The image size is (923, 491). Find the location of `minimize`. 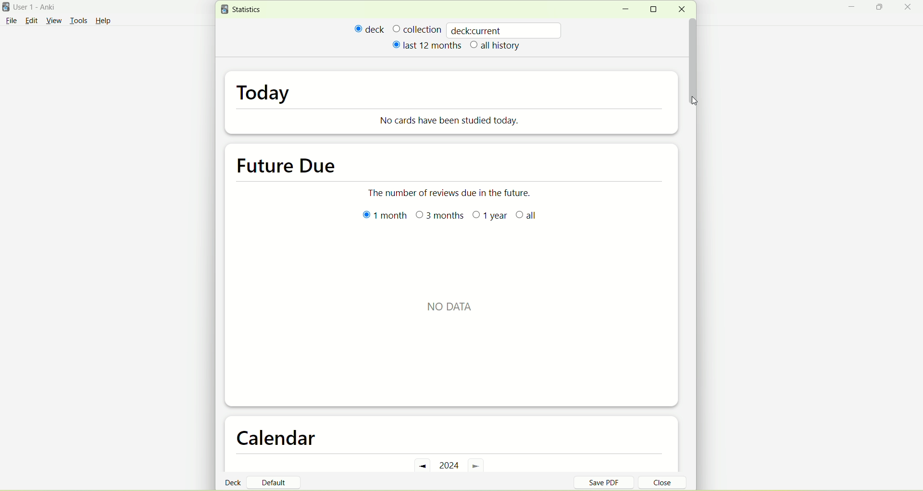

minimize is located at coordinates (625, 10).